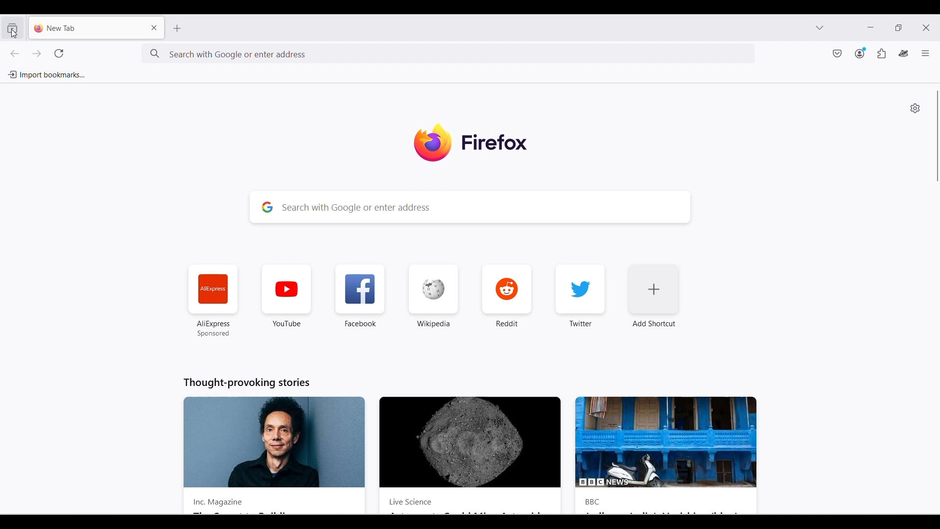  What do you see at coordinates (360, 295) in the screenshot?
I see `Facebook shortcut` at bounding box center [360, 295].